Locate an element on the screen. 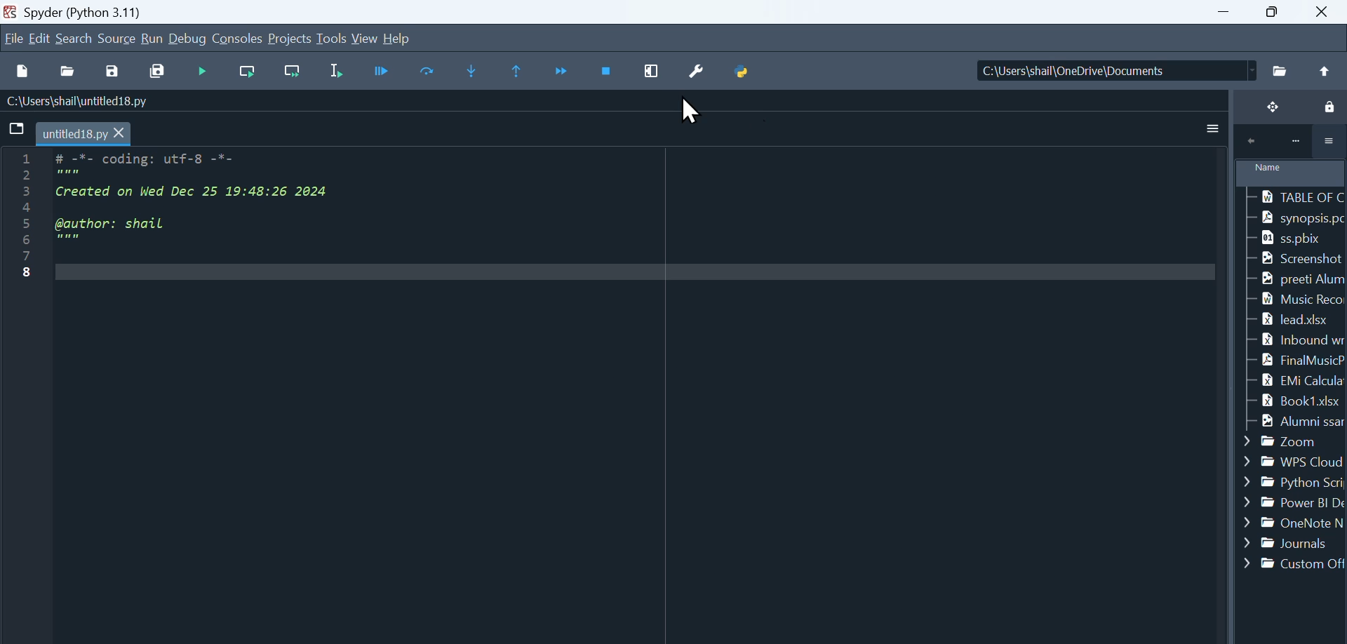 Image resolution: width=1347 pixels, height=644 pixels. Tools is located at coordinates (333, 39).